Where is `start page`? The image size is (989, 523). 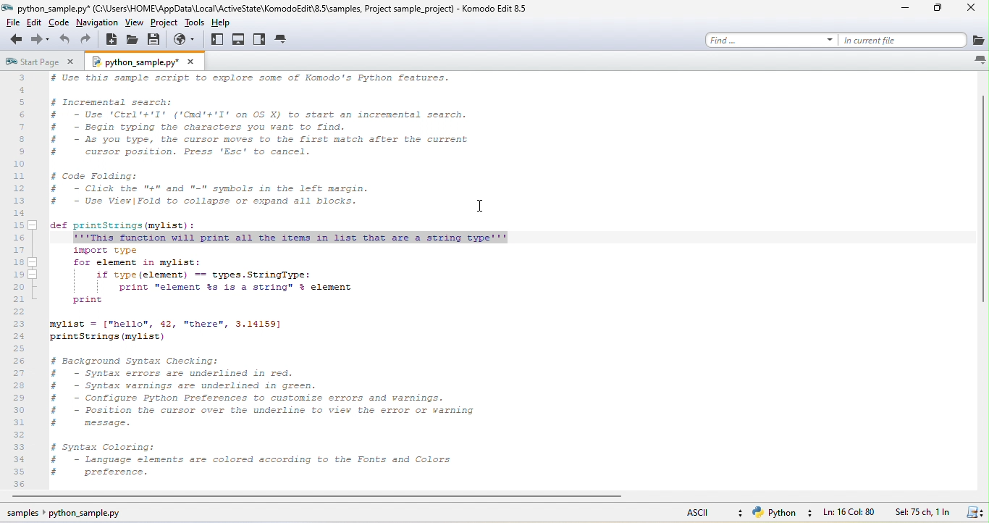
start page is located at coordinates (32, 62).